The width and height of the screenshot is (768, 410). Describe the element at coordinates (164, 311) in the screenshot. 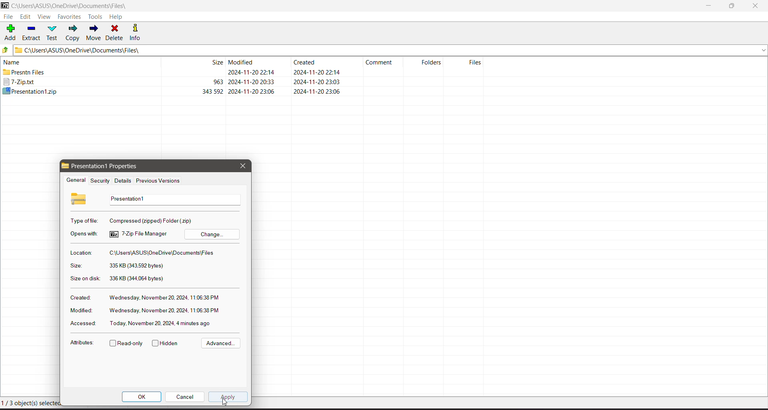

I see `Modified Day, Date, Year and time` at that location.